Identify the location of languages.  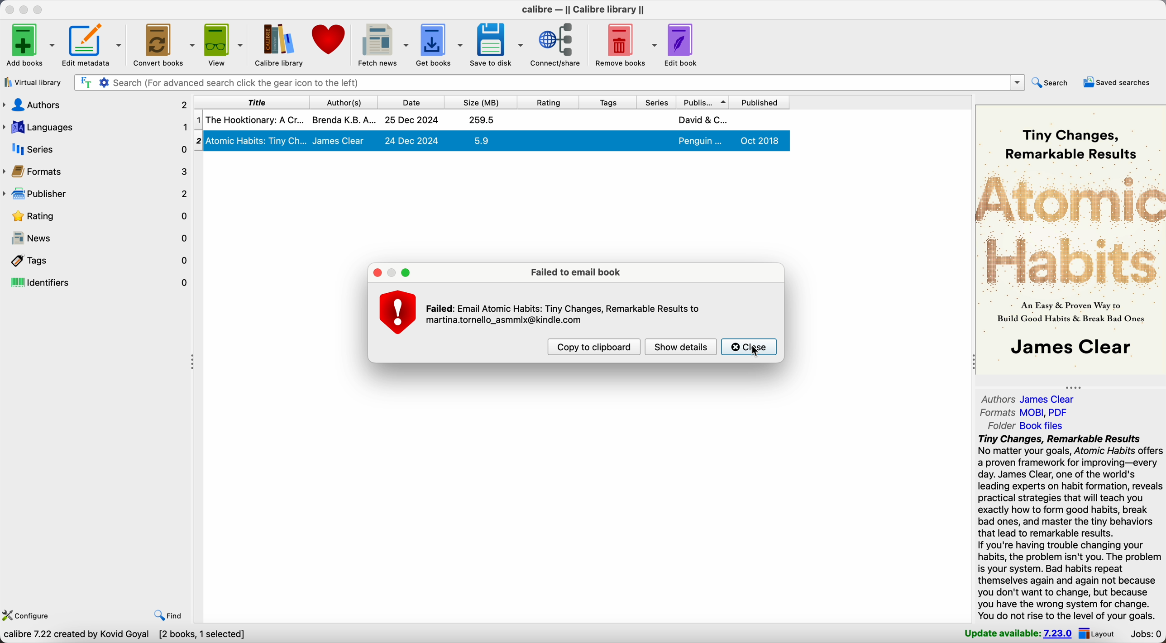
(96, 128).